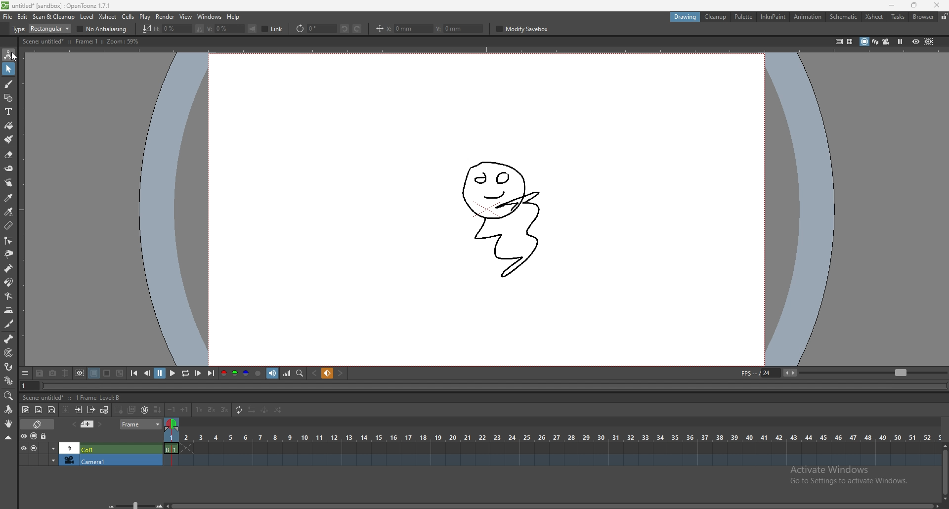 This screenshot has height=509, width=949. What do you see at coordinates (90, 460) in the screenshot?
I see `camera 1` at bounding box center [90, 460].